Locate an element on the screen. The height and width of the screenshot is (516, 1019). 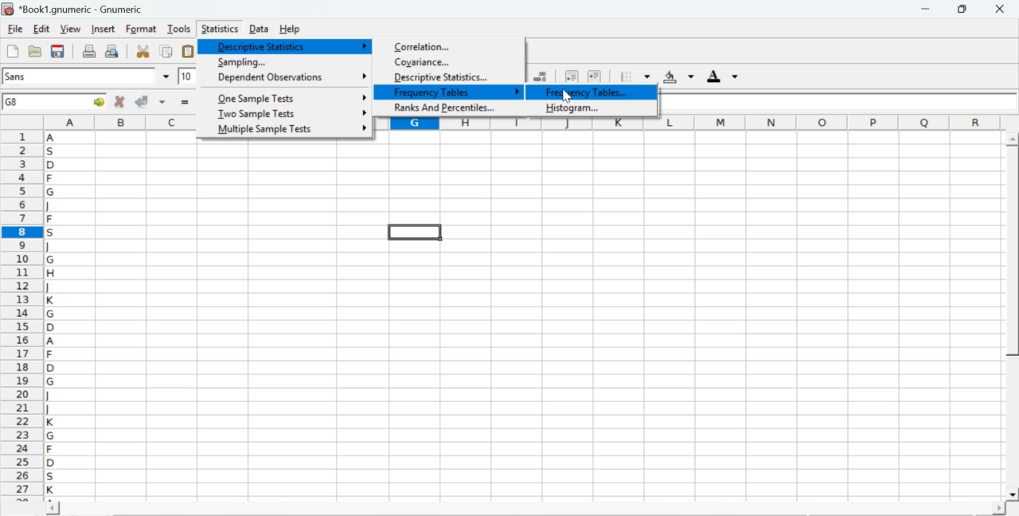
restore down is located at coordinates (963, 10).